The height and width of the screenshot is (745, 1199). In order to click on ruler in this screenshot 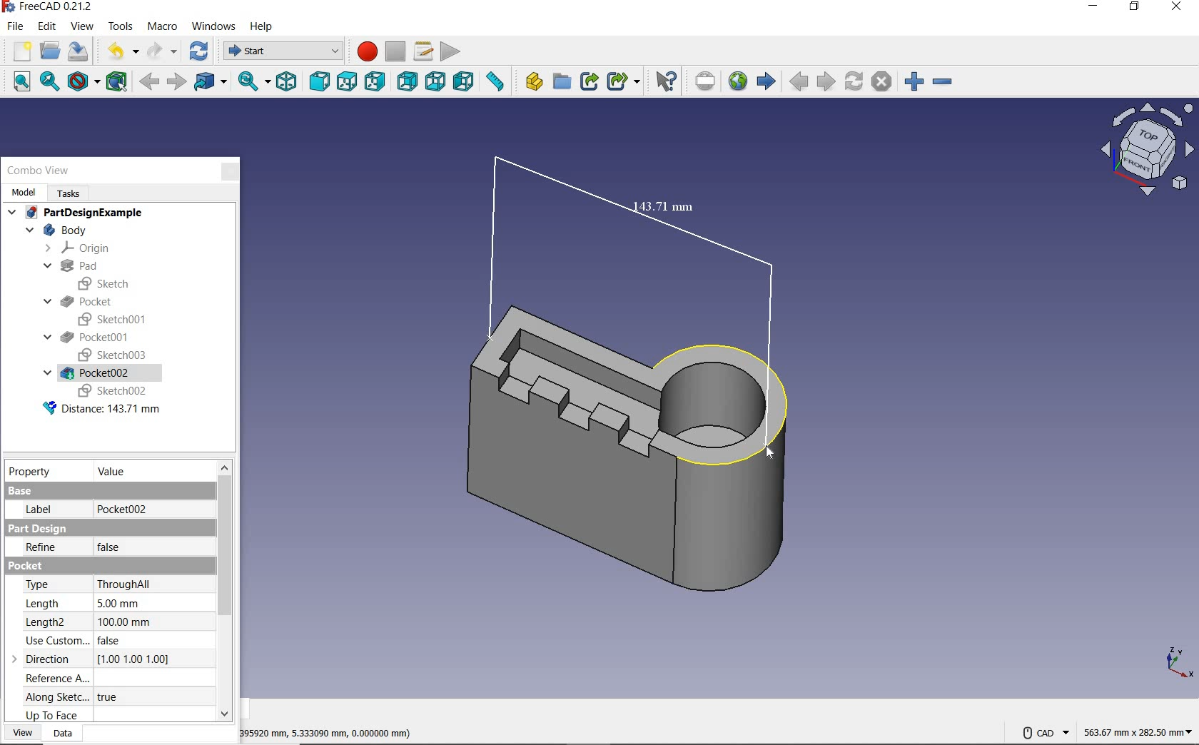, I will do `click(495, 83)`.